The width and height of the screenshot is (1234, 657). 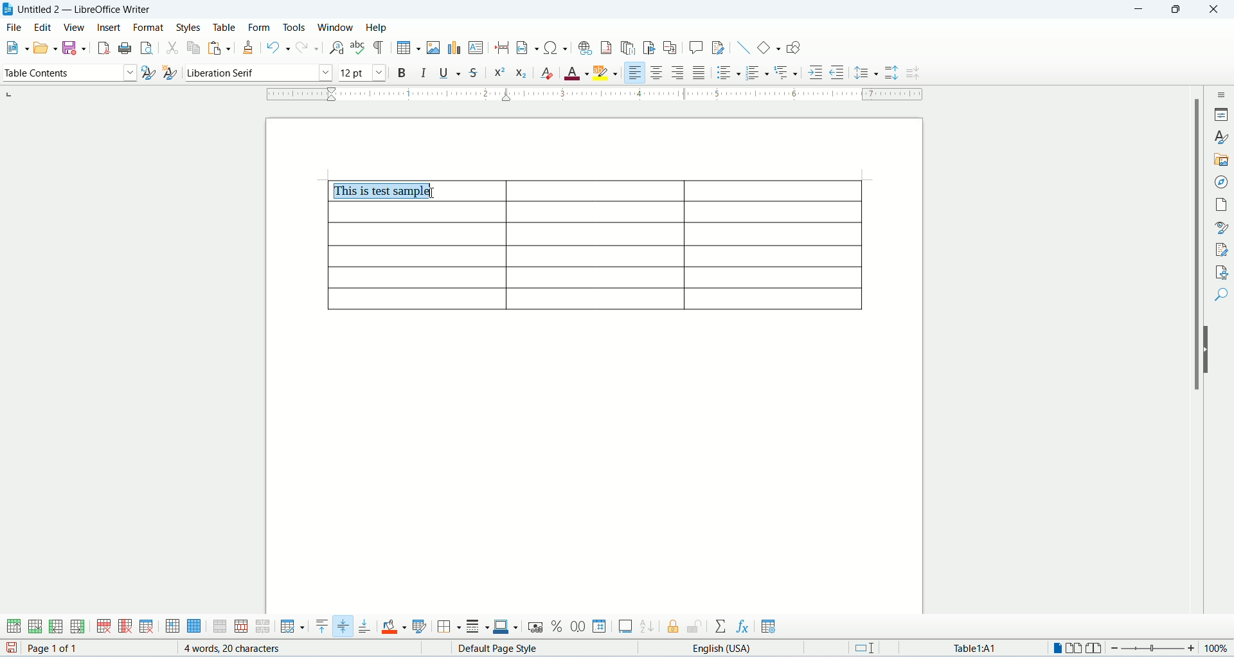 I want to click on draw functions, so click(x=794, y=47).